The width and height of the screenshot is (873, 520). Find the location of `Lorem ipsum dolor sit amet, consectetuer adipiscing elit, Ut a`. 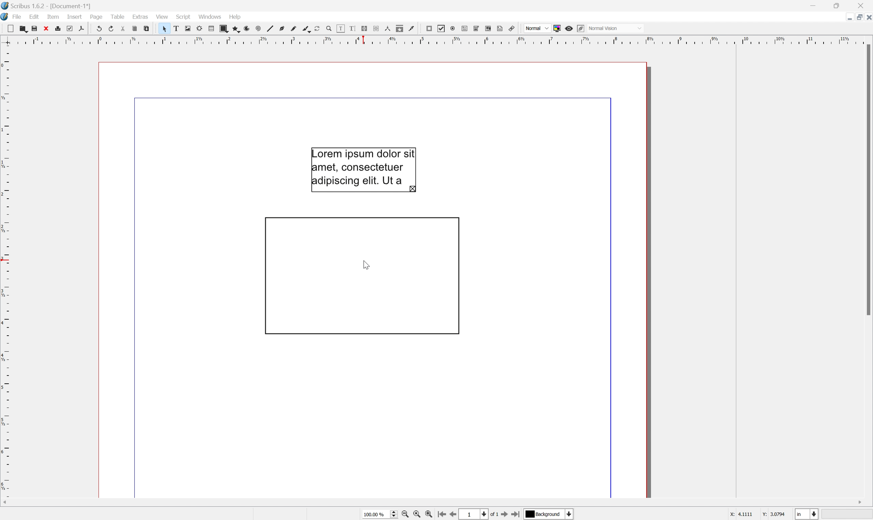

Lorem ipsum dolor sit amet, consectetuer adipiscing elit, Ut a is located at coordinates (364, 169).